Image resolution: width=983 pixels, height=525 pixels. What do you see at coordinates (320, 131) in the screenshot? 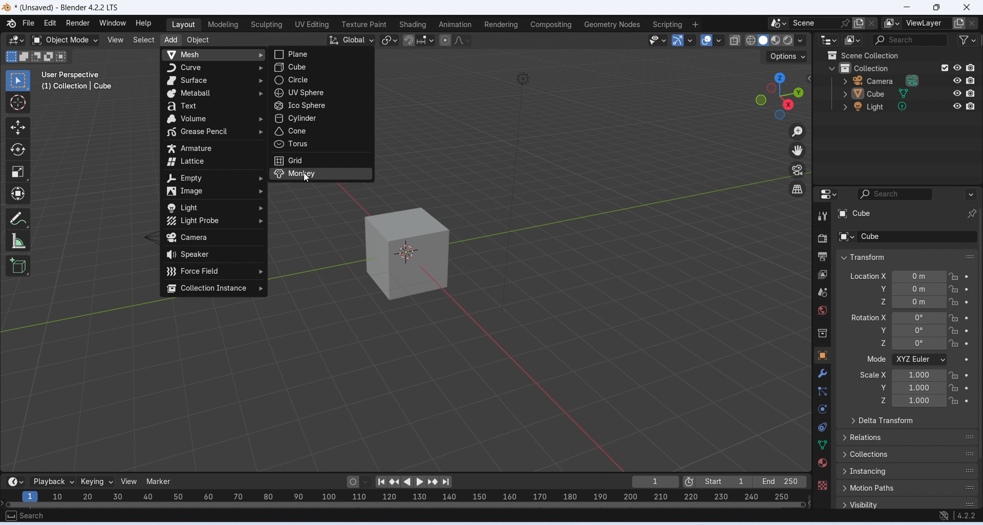
I see `cone` at bounding box center [320, 131].